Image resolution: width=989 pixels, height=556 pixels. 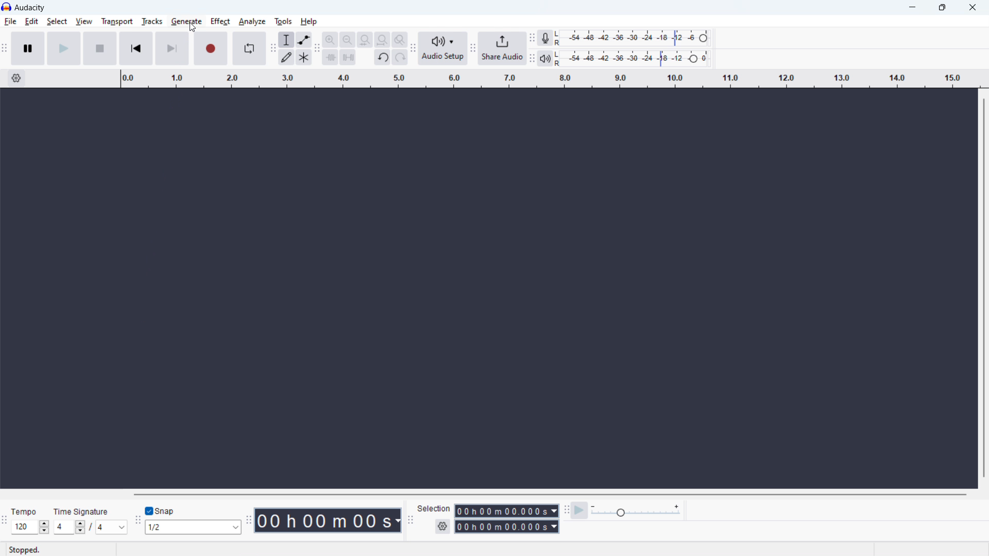 I want to click on time toolbar, so click(x=250, y=519).